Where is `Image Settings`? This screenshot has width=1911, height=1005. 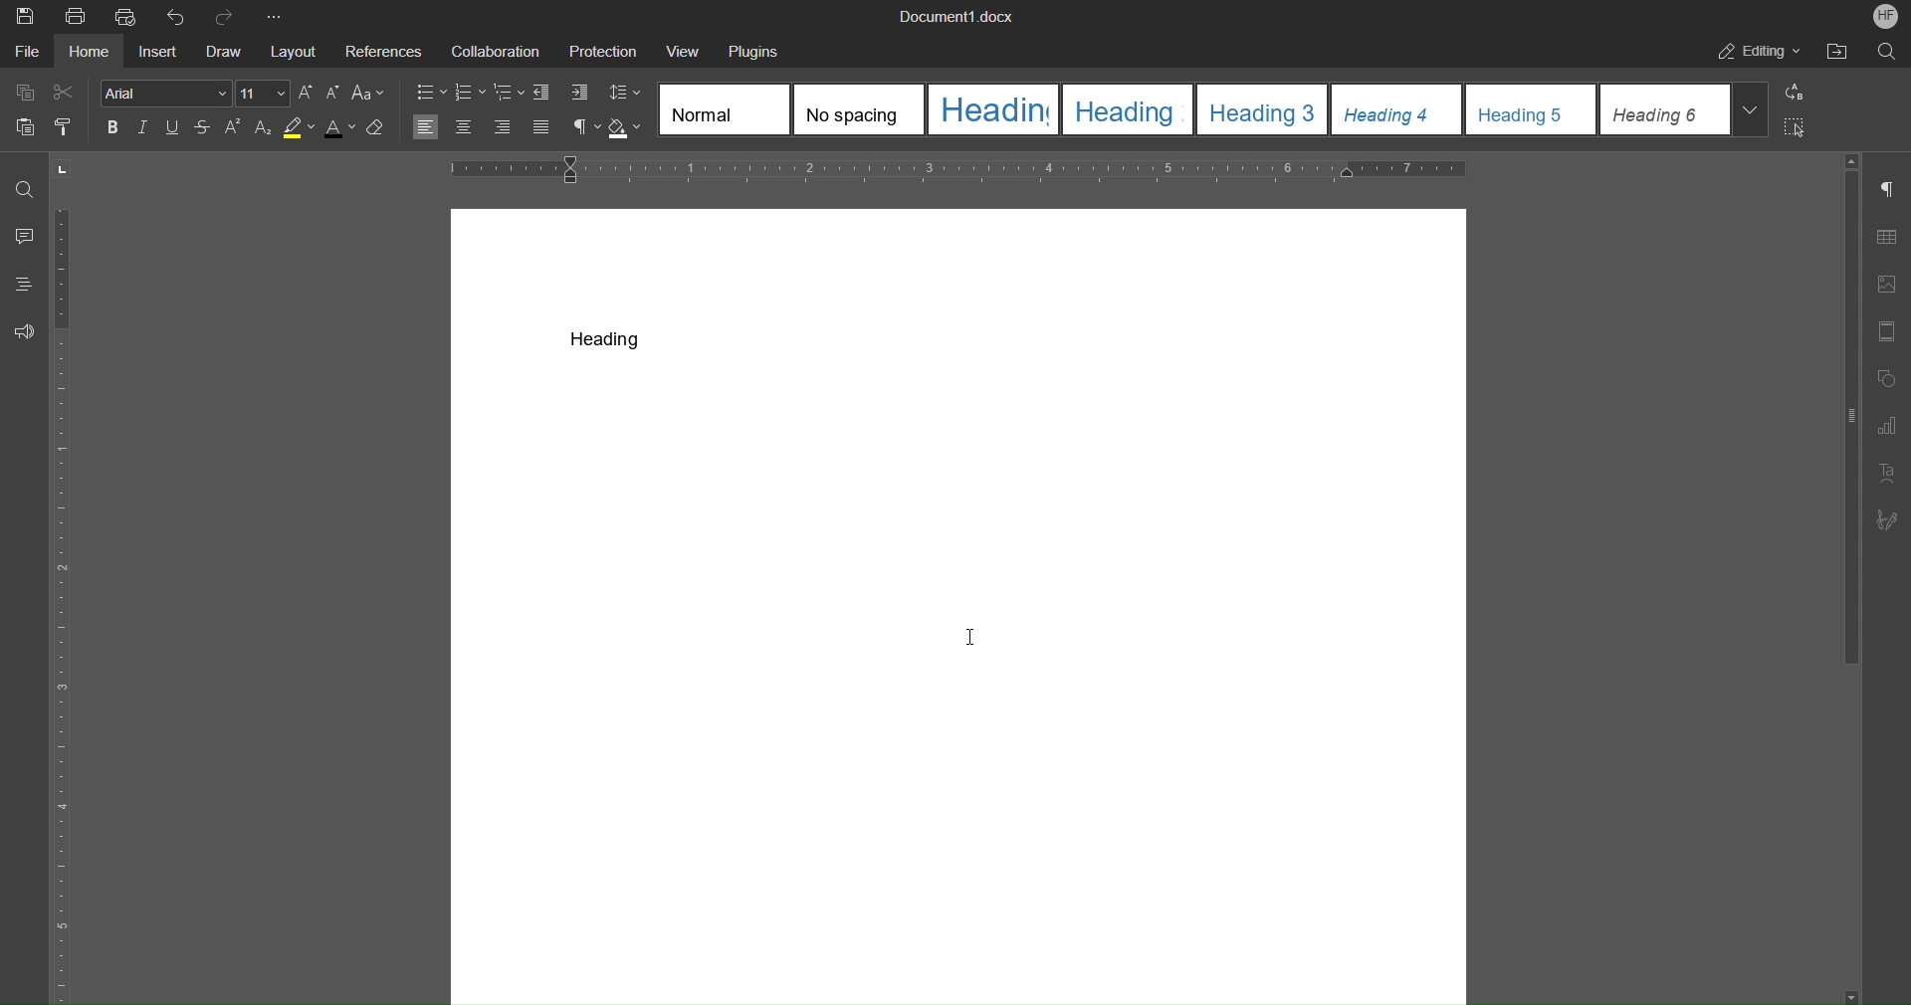
Image Settings is located at coordinates (1889, 282).